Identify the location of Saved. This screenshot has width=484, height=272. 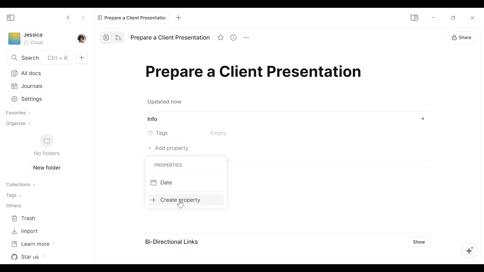
(166, 103).